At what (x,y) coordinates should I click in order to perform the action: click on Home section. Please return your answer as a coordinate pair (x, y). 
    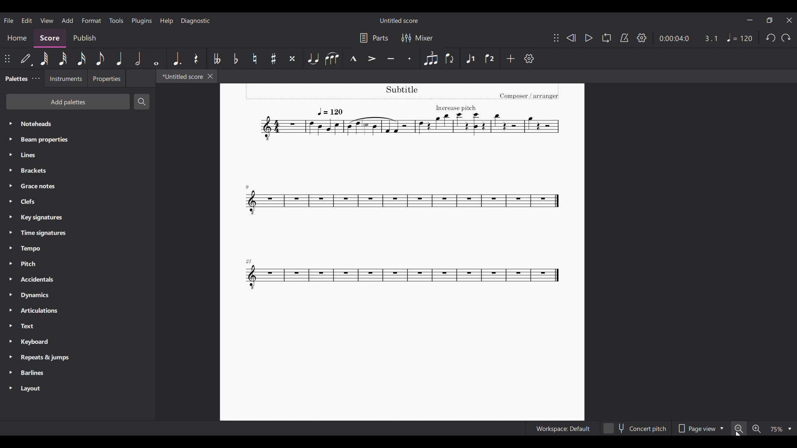
    Looking at the image, I should click on (17, 38).